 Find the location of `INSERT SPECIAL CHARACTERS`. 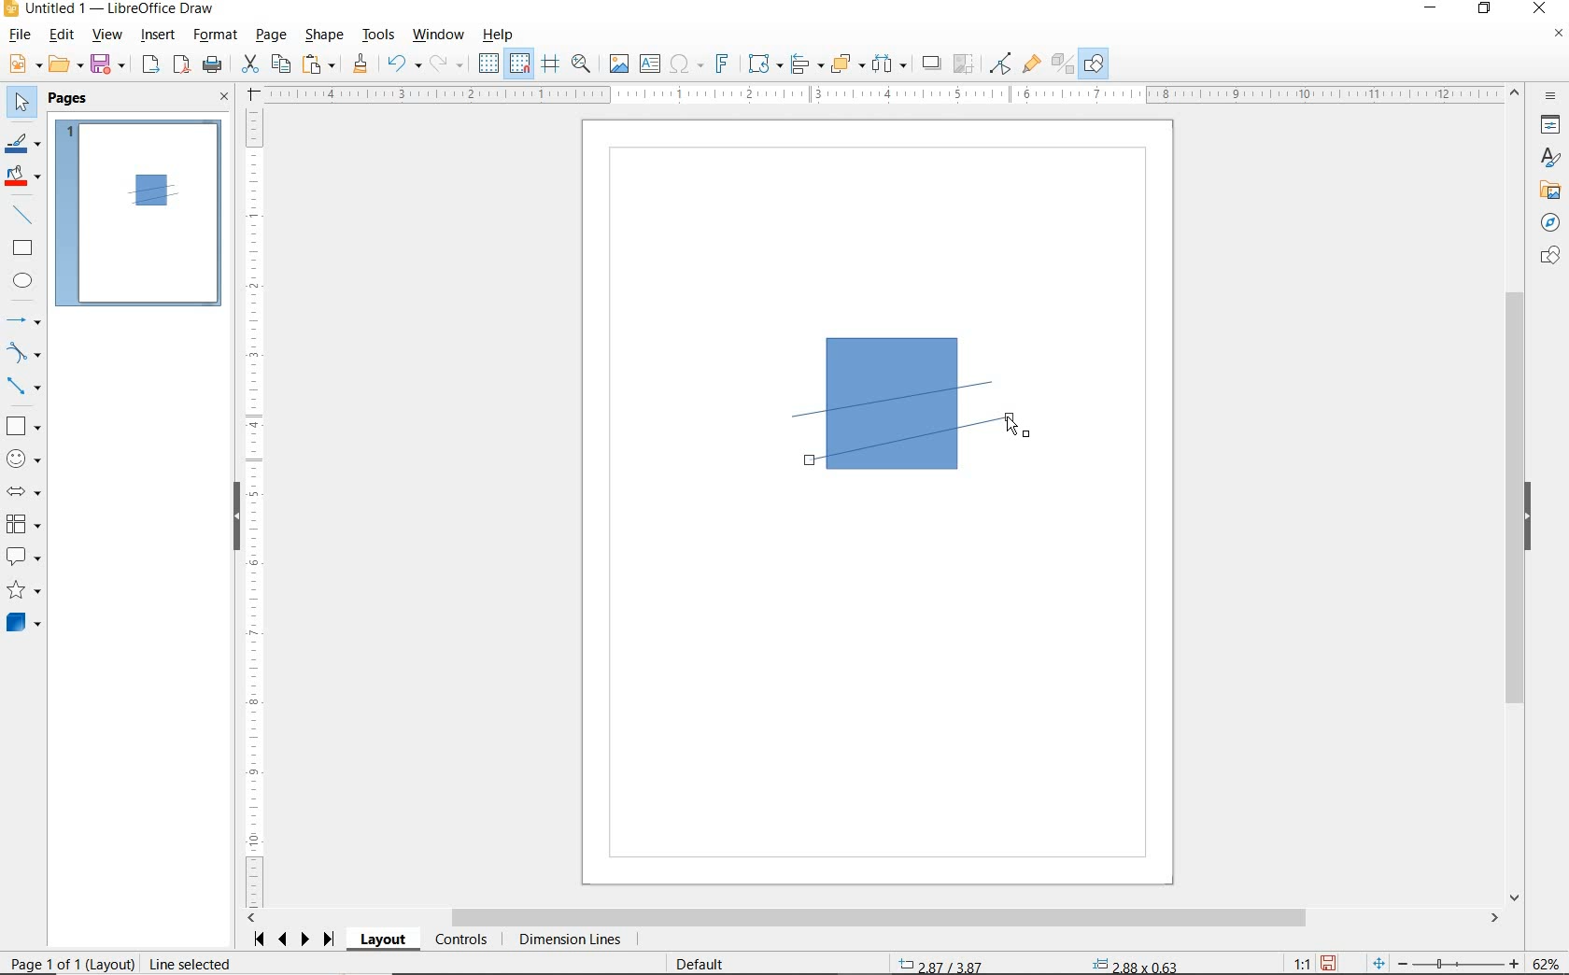

INSERT SPECIAL CHARACTERS is located at coordinates (685, 64).